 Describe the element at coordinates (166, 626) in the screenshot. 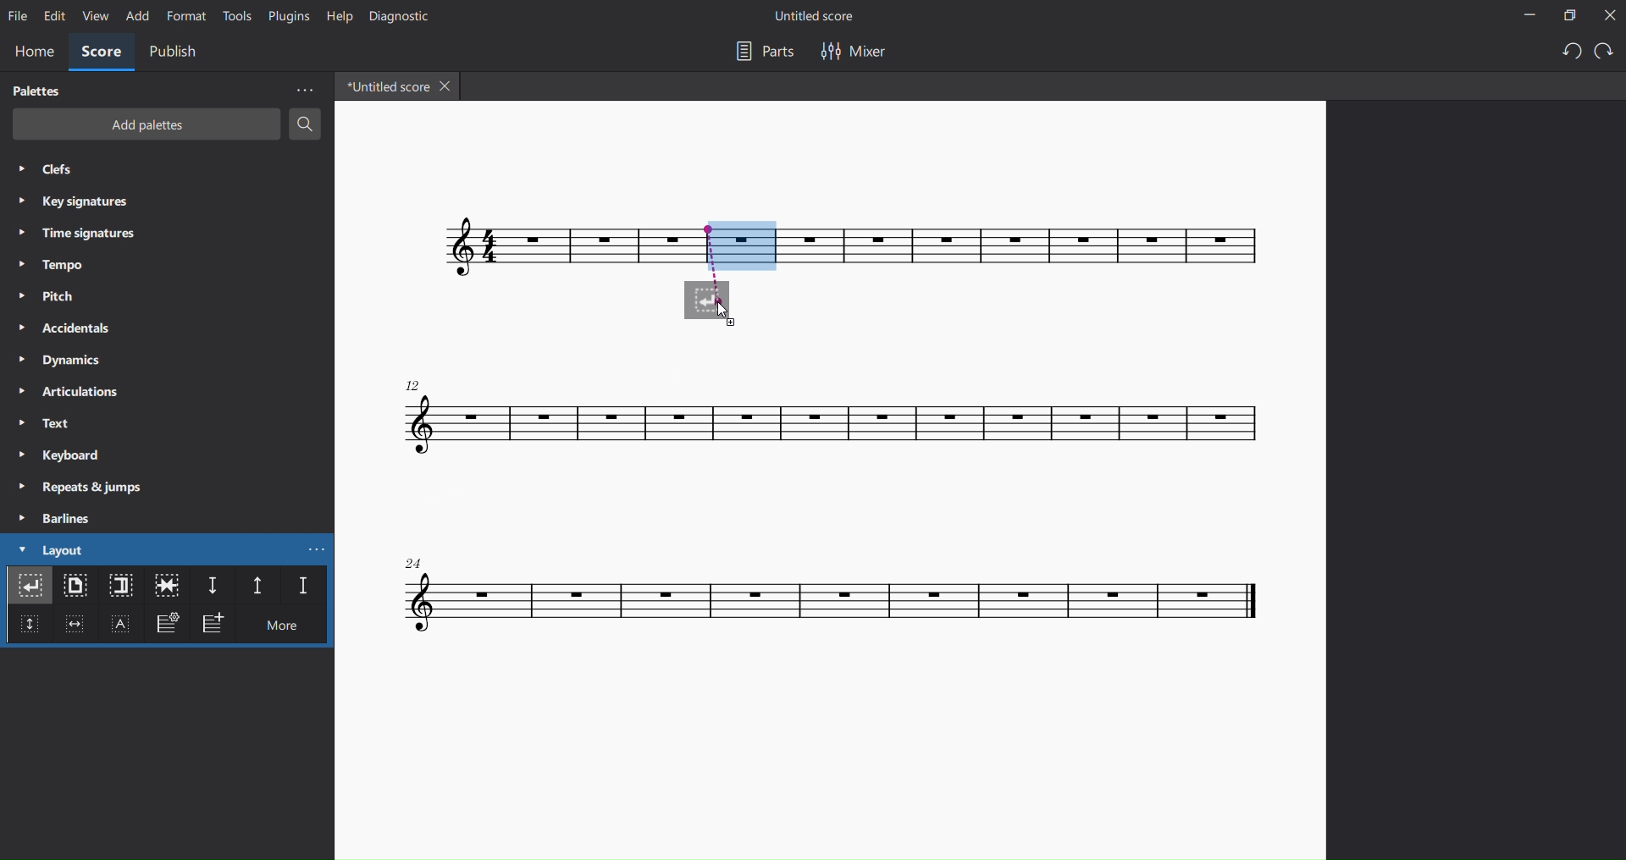

I see `frame settings` at that location.